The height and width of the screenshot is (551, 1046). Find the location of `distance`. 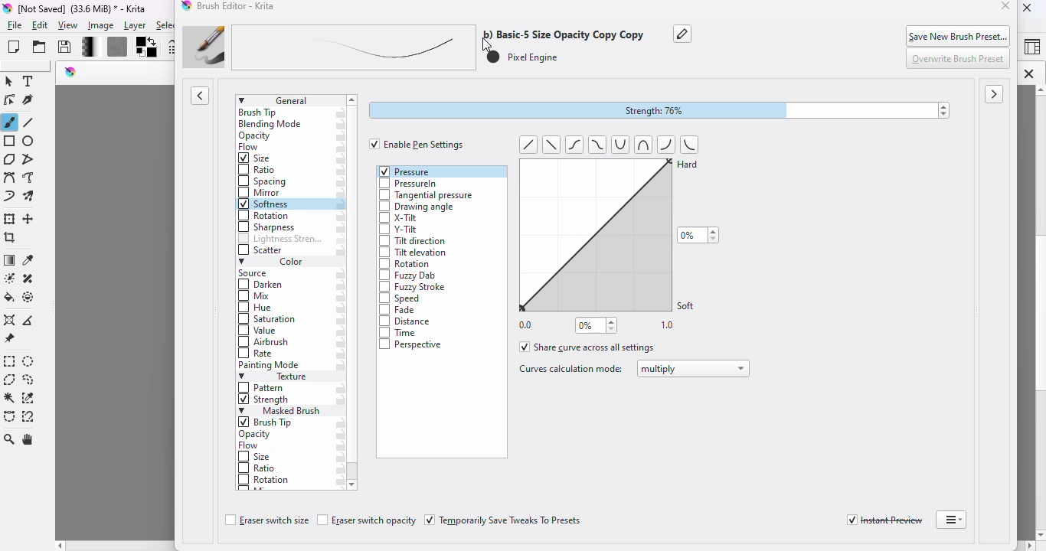

distance is located at coordinates (407, 322).